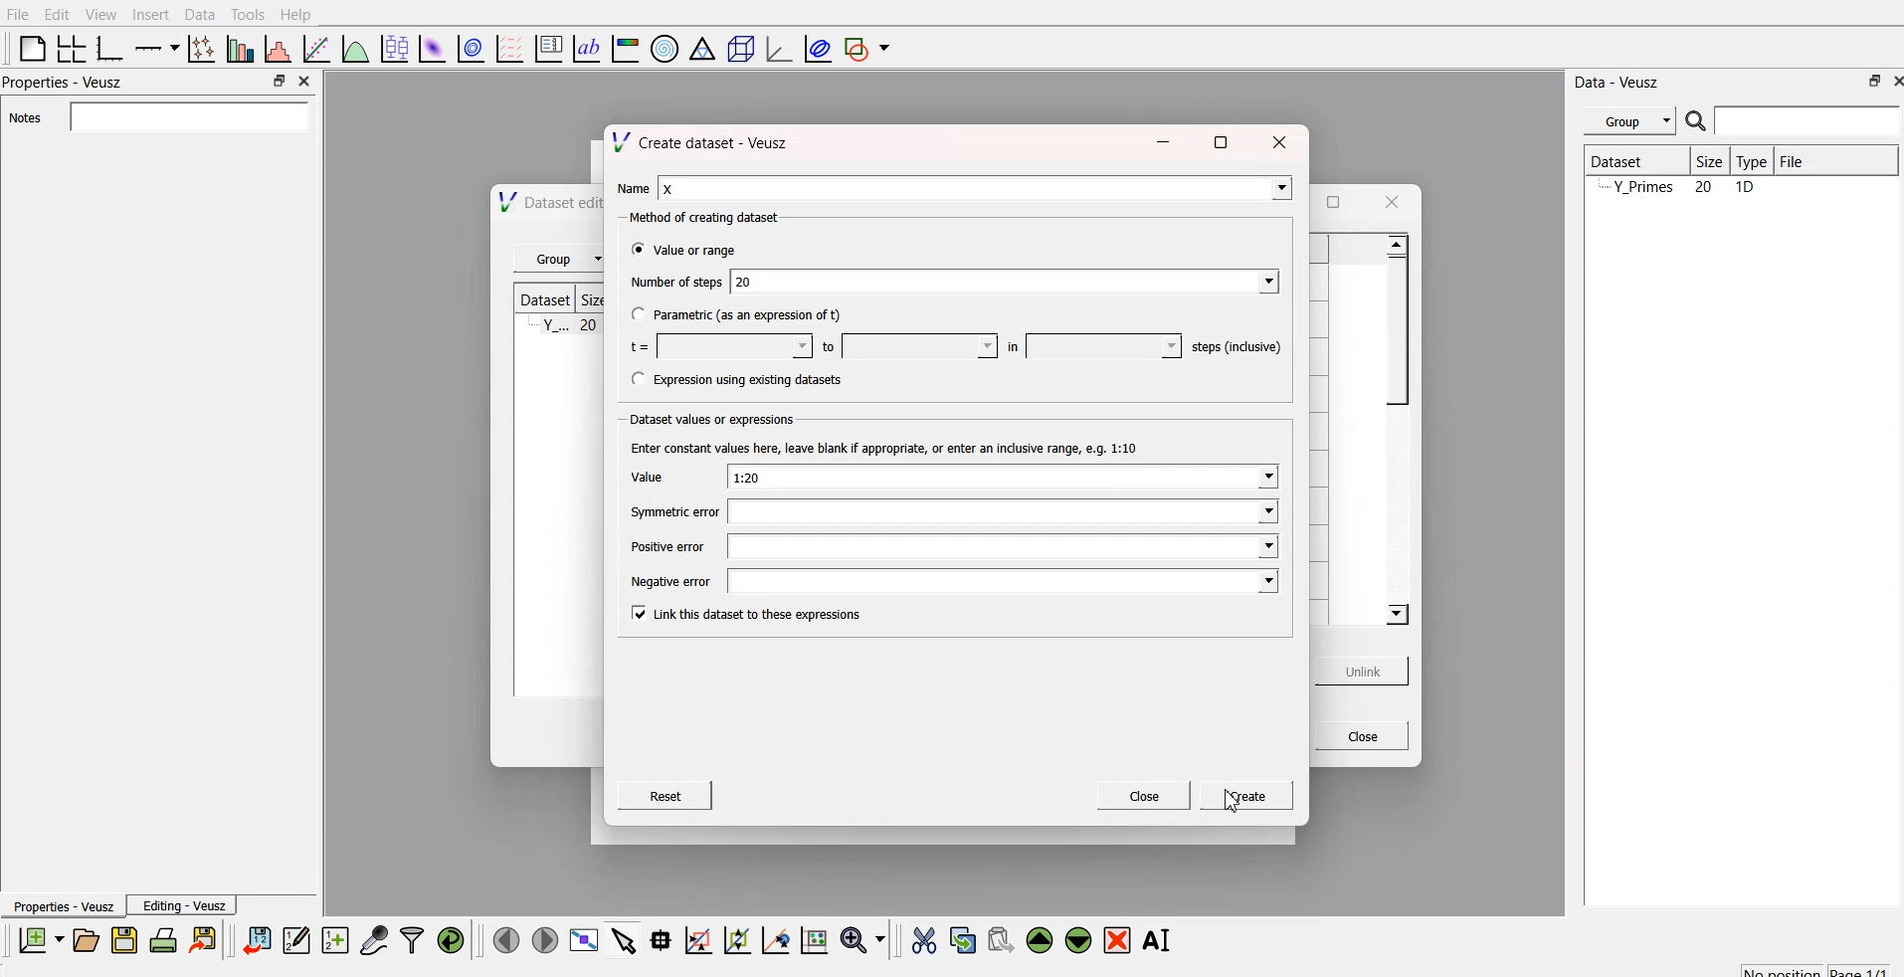 The width and height of the screenshot is (1904, 977). I want to click on move down the widget , so click(1076, 940).